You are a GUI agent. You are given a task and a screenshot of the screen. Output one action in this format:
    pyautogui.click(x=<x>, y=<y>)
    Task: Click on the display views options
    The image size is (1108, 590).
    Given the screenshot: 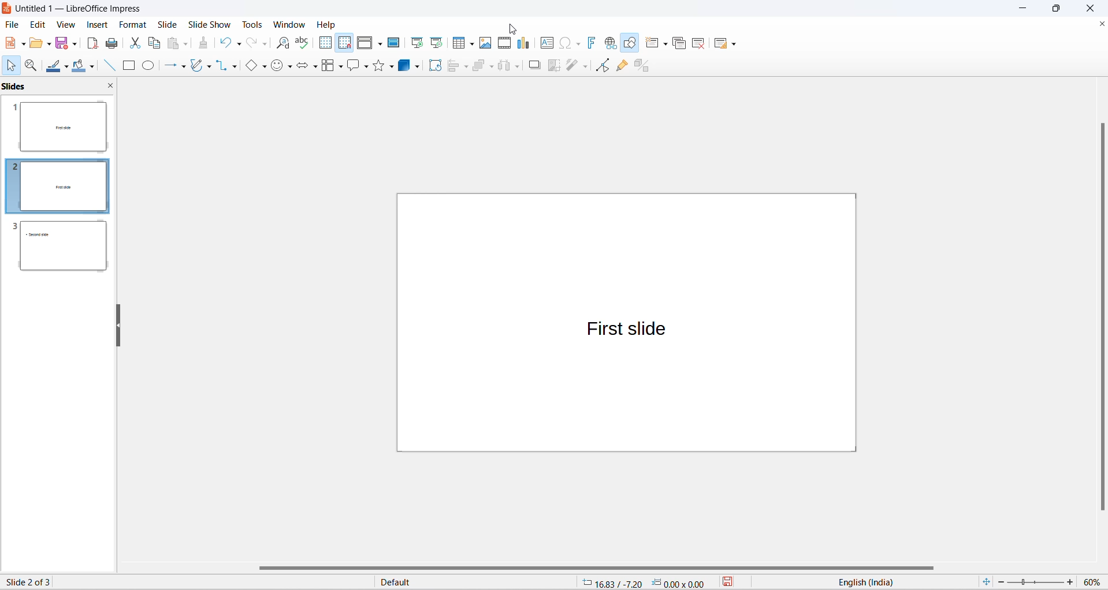 What is the action you would take?
    pyautogui.click(x=381, y=44)
    